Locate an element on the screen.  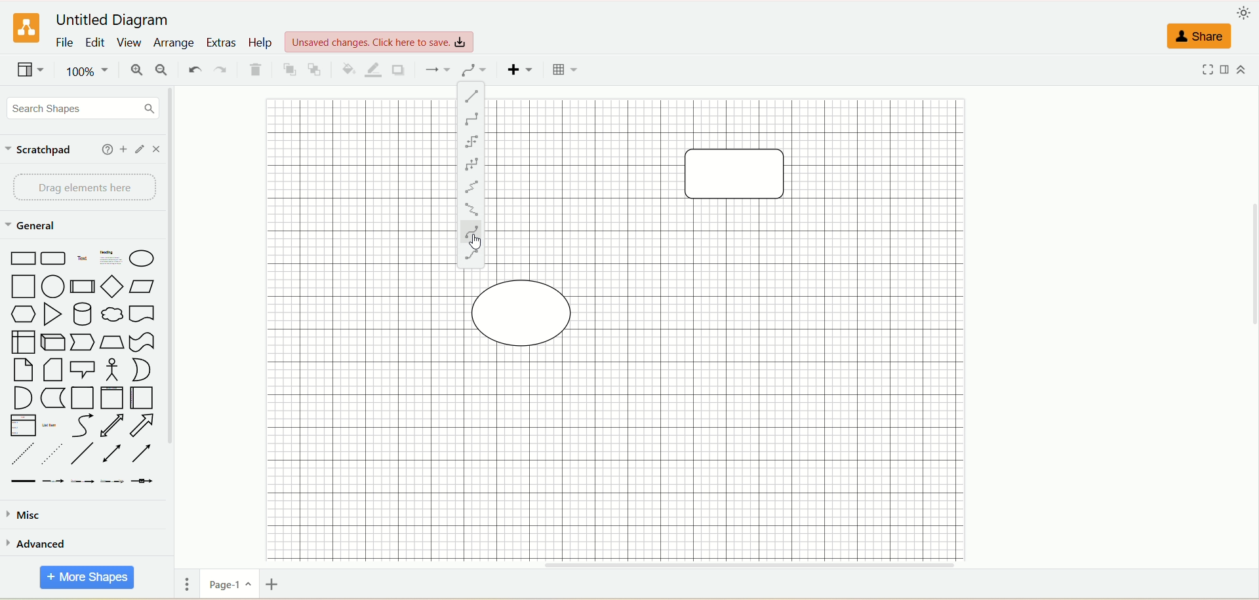
line color is located at coordinates (372, 68).